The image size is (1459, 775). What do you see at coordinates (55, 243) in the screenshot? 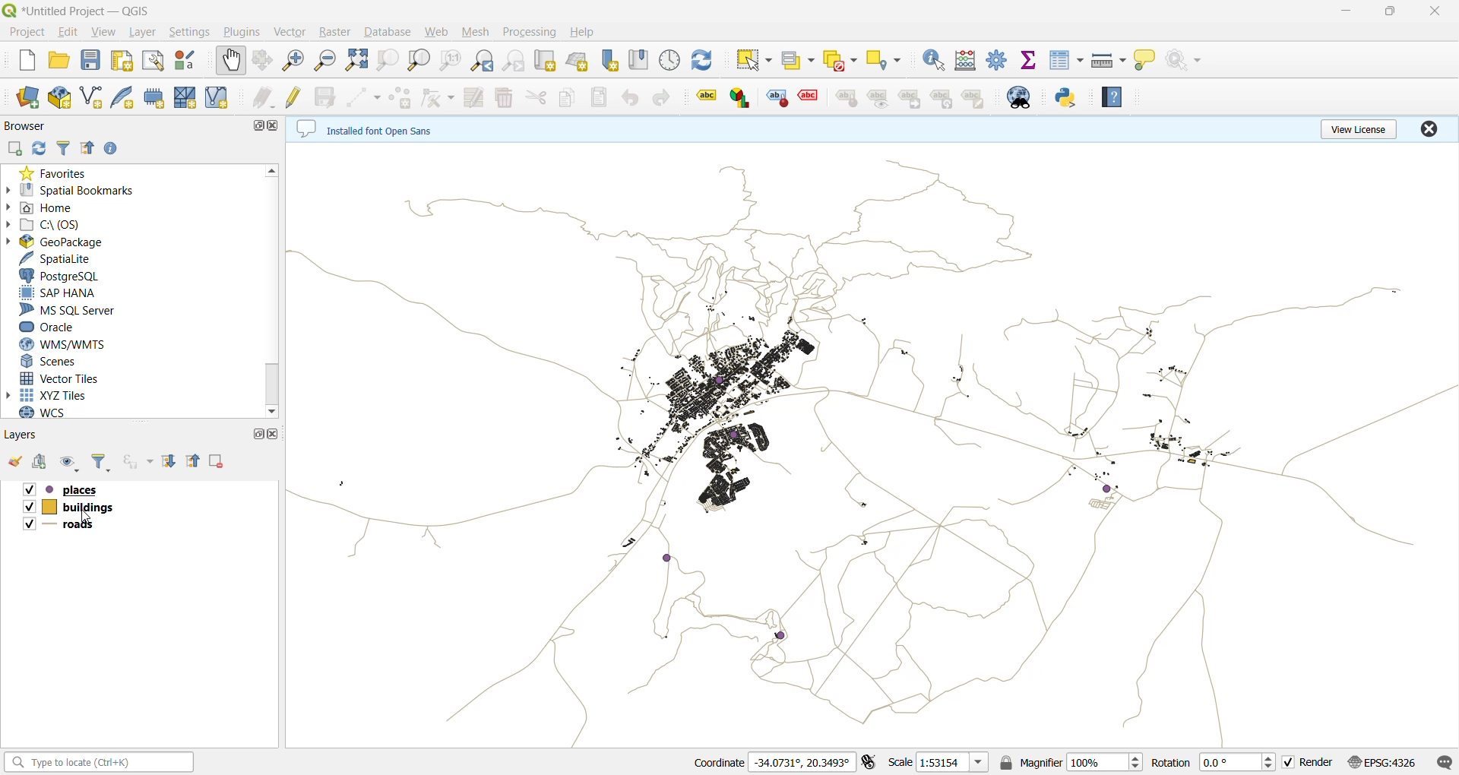
I see `geopackage` at bounding box center [55, 243].